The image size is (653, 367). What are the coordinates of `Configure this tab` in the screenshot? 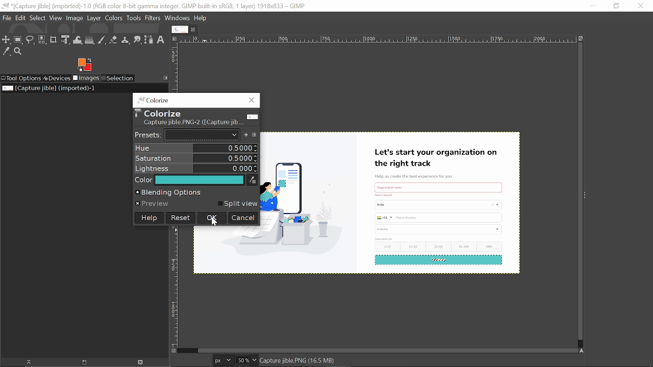 It's located at (166, 77).